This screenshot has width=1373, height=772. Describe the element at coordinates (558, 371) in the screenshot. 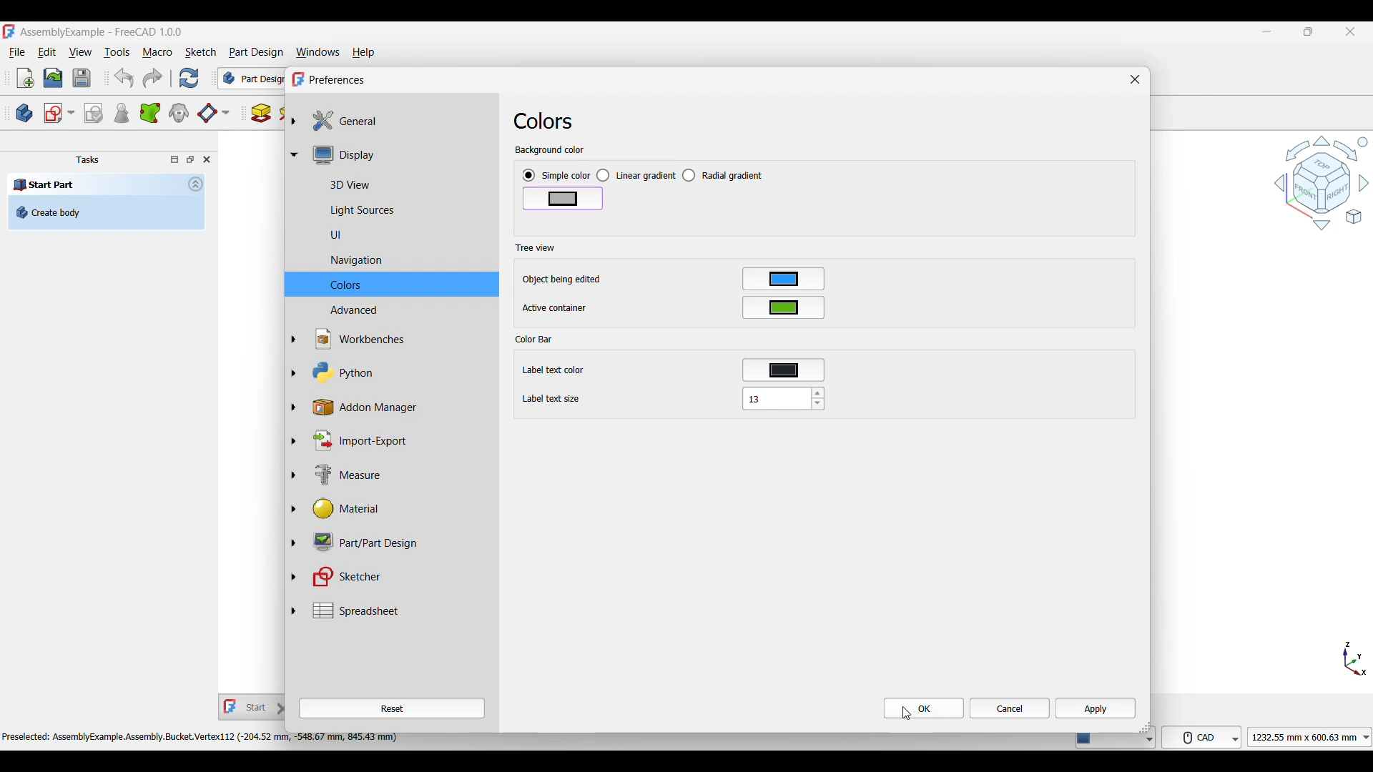

I see `Label text color` at that location.